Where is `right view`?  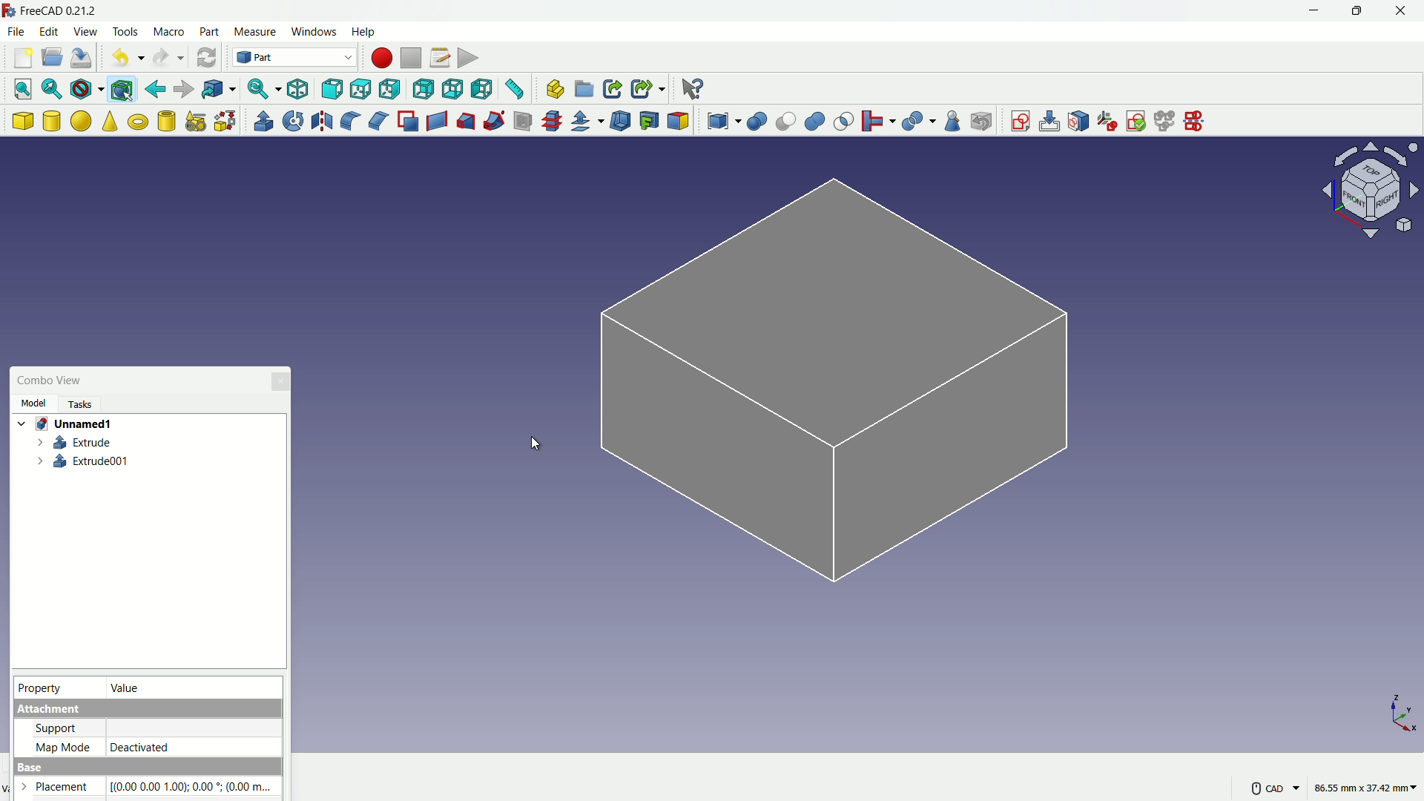 right view is located at coordinates (389, 90).